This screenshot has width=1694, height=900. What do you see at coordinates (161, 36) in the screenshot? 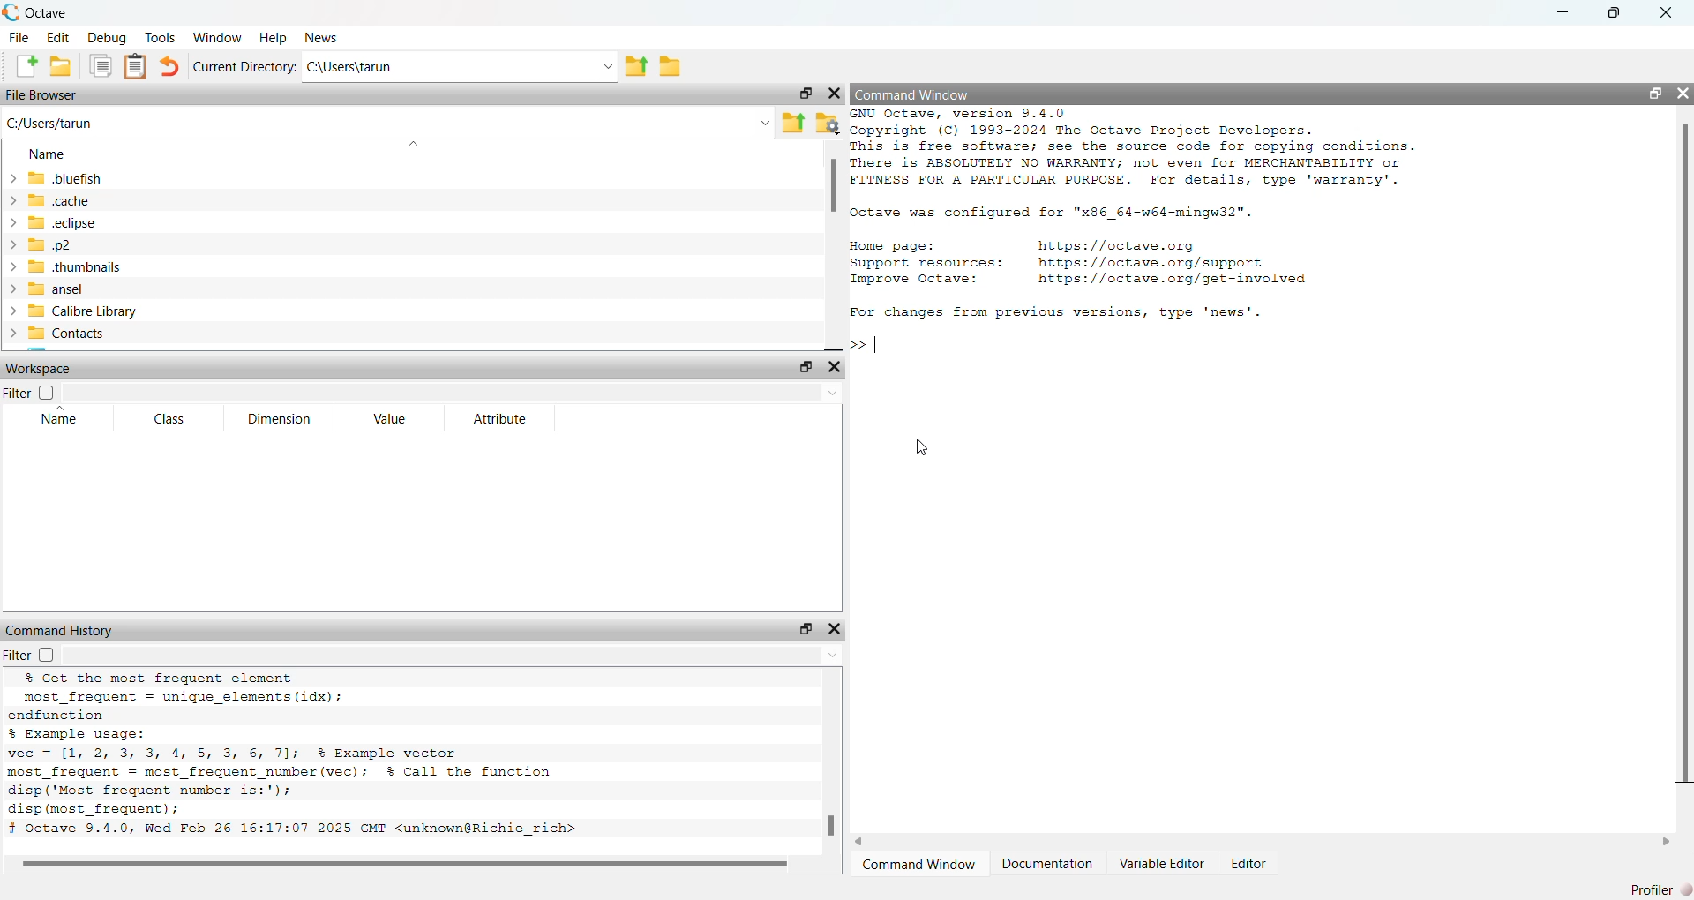
I see `Tools` at bounding box center [161, 36].